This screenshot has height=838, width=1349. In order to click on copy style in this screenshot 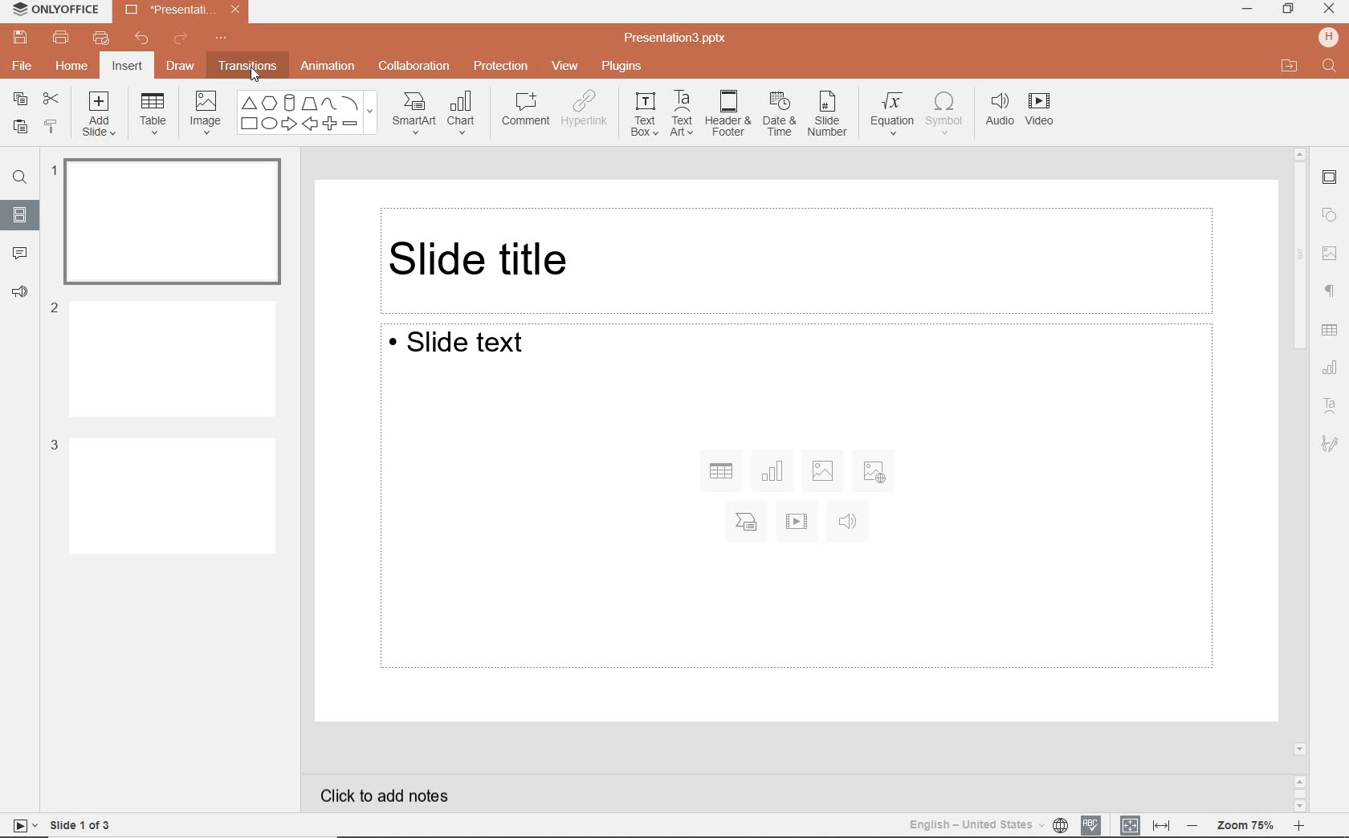, I will do `click(49, 128)`.